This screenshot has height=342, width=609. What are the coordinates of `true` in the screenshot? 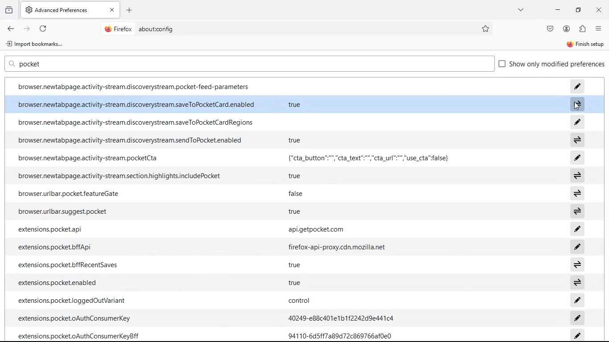 It's located at (293, 211).